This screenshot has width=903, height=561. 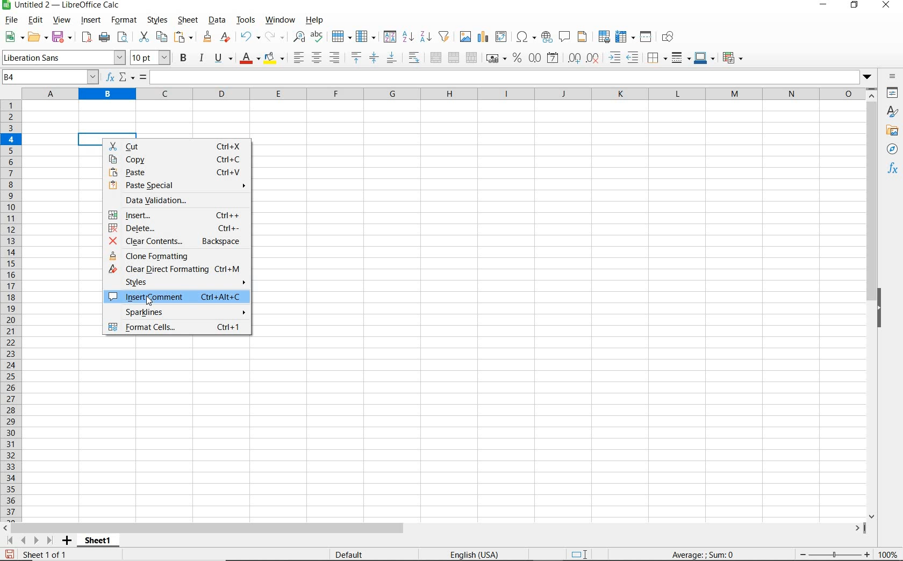 I want to click on column, so click(x=365, y=37).